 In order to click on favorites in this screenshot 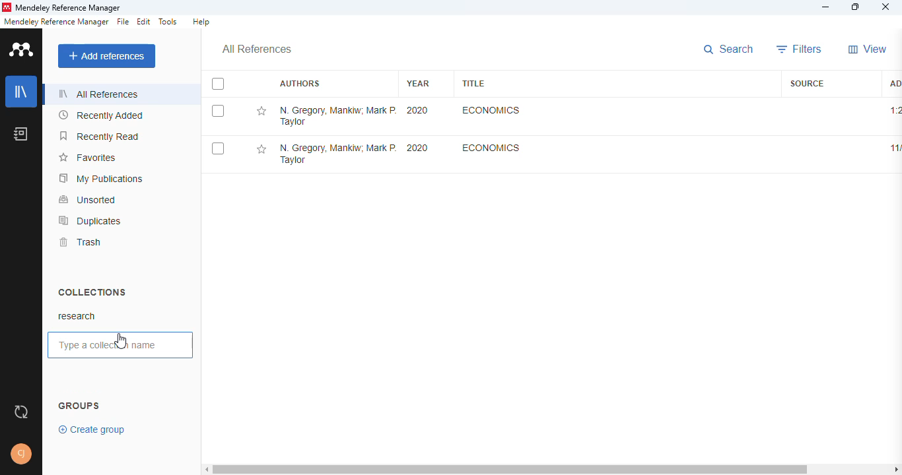, I will do `click(87, 158)`.